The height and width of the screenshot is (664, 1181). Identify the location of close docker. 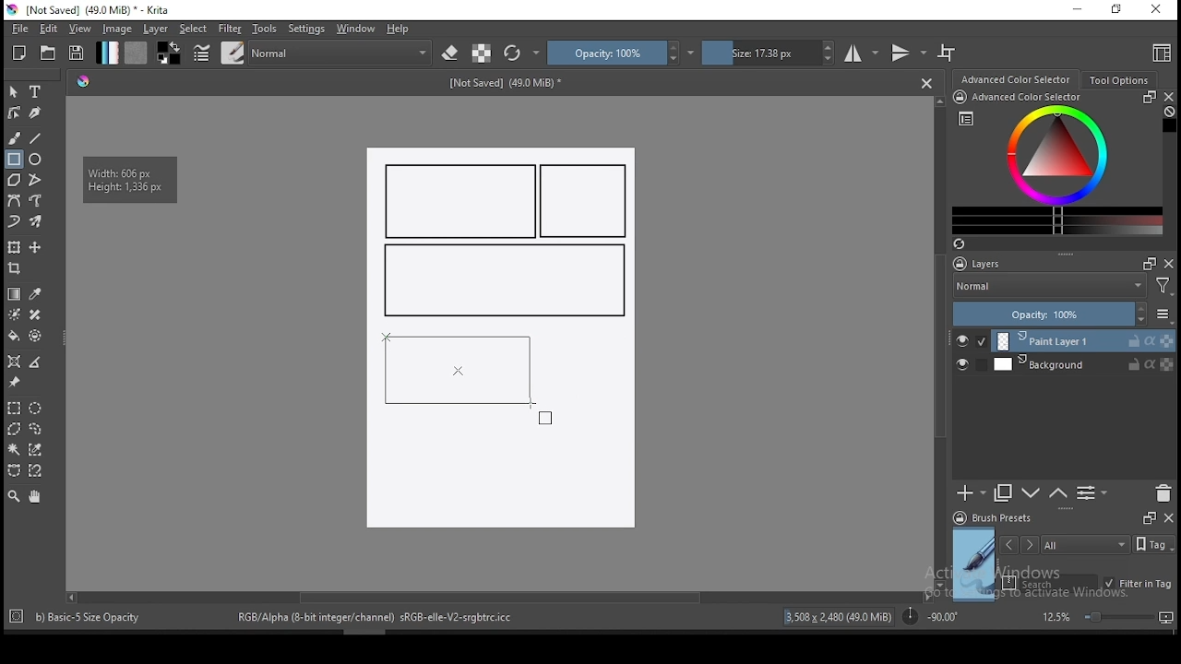
(1168, 97).